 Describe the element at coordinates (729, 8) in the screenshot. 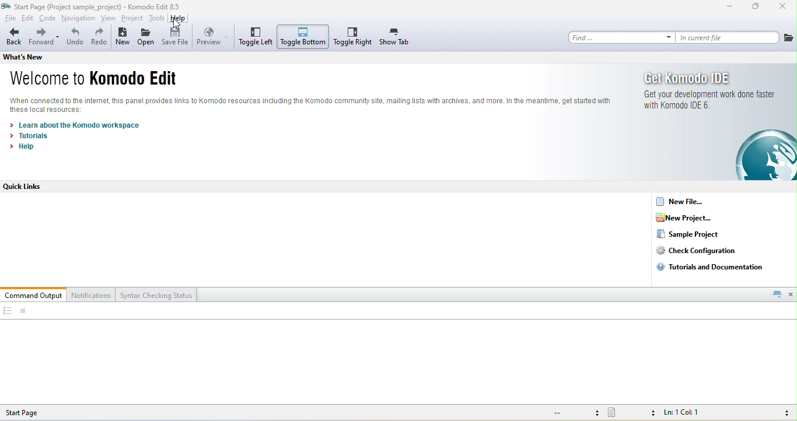

I see `minimize` at that location.